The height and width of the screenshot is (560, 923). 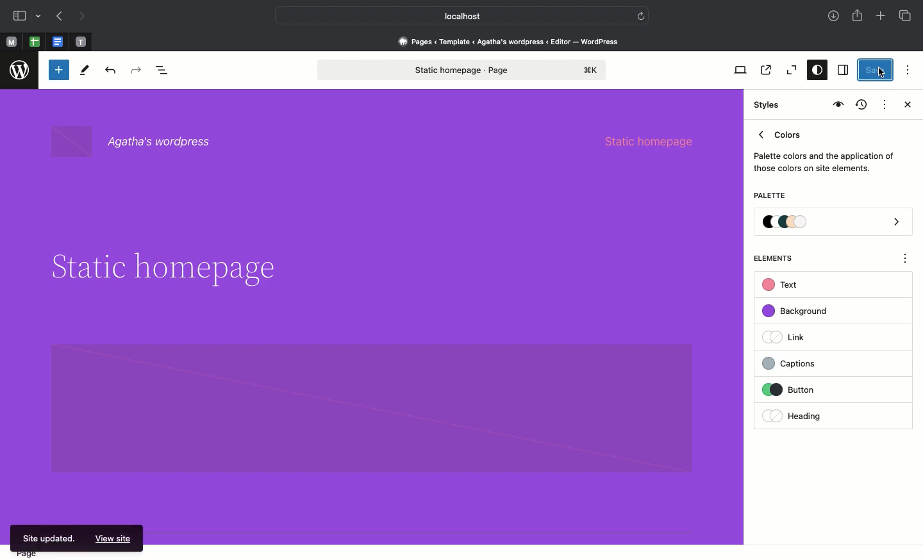 I want to click on Undo, so click(x=110, y=71).